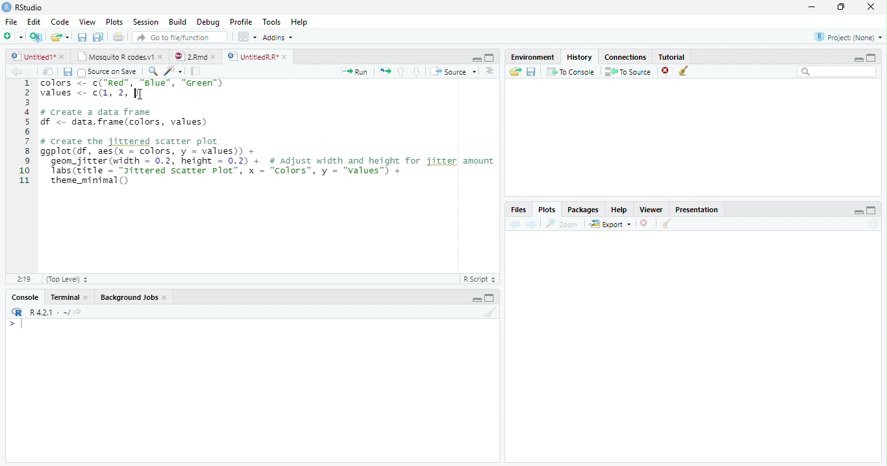  What do you see at coordinates (490, 312) in the screenshot?
I see `Clear console` at bounding box center [490, 312].